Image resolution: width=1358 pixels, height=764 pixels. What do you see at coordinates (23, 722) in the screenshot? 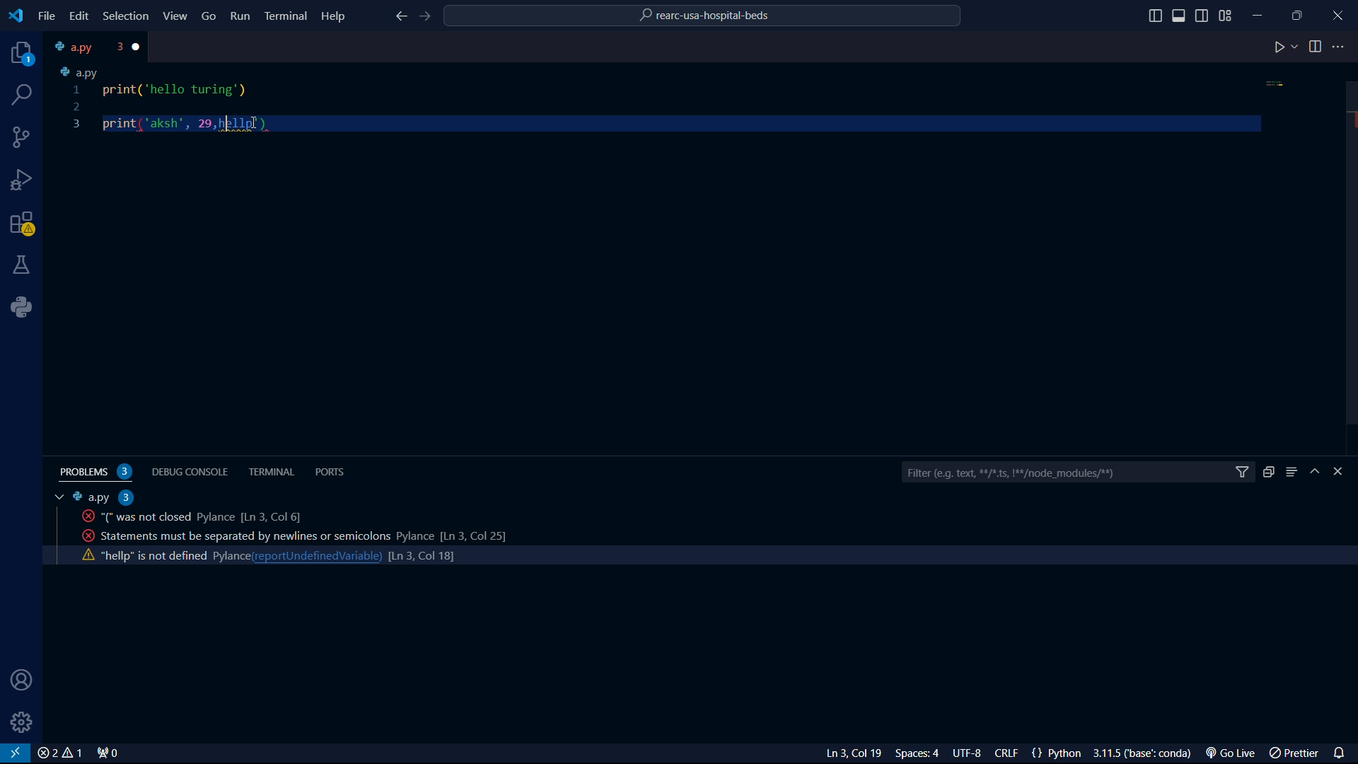
I see `settings` at bounding box center [23, 722].